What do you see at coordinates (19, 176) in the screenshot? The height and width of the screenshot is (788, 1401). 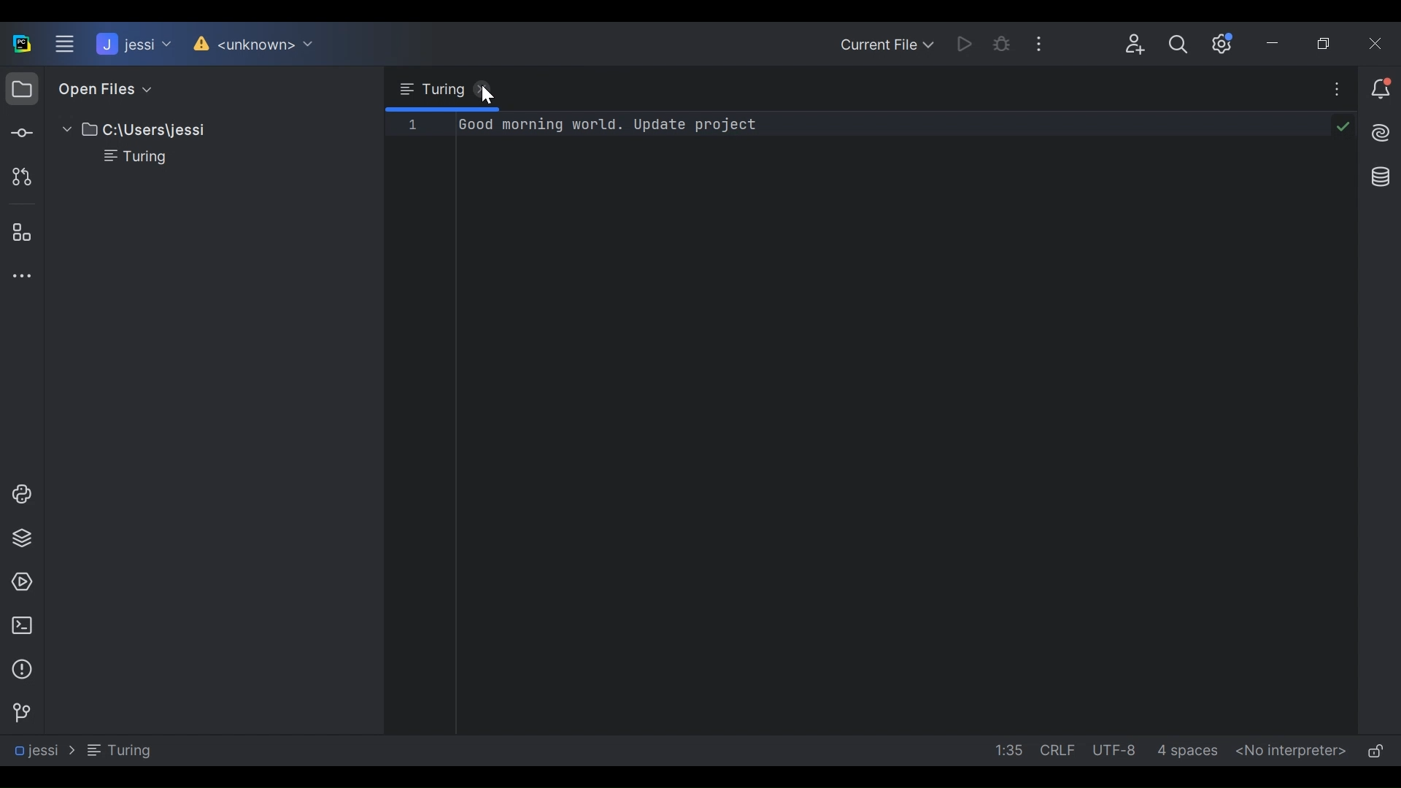 I see `Pull request` at bounding box center [19, 176].